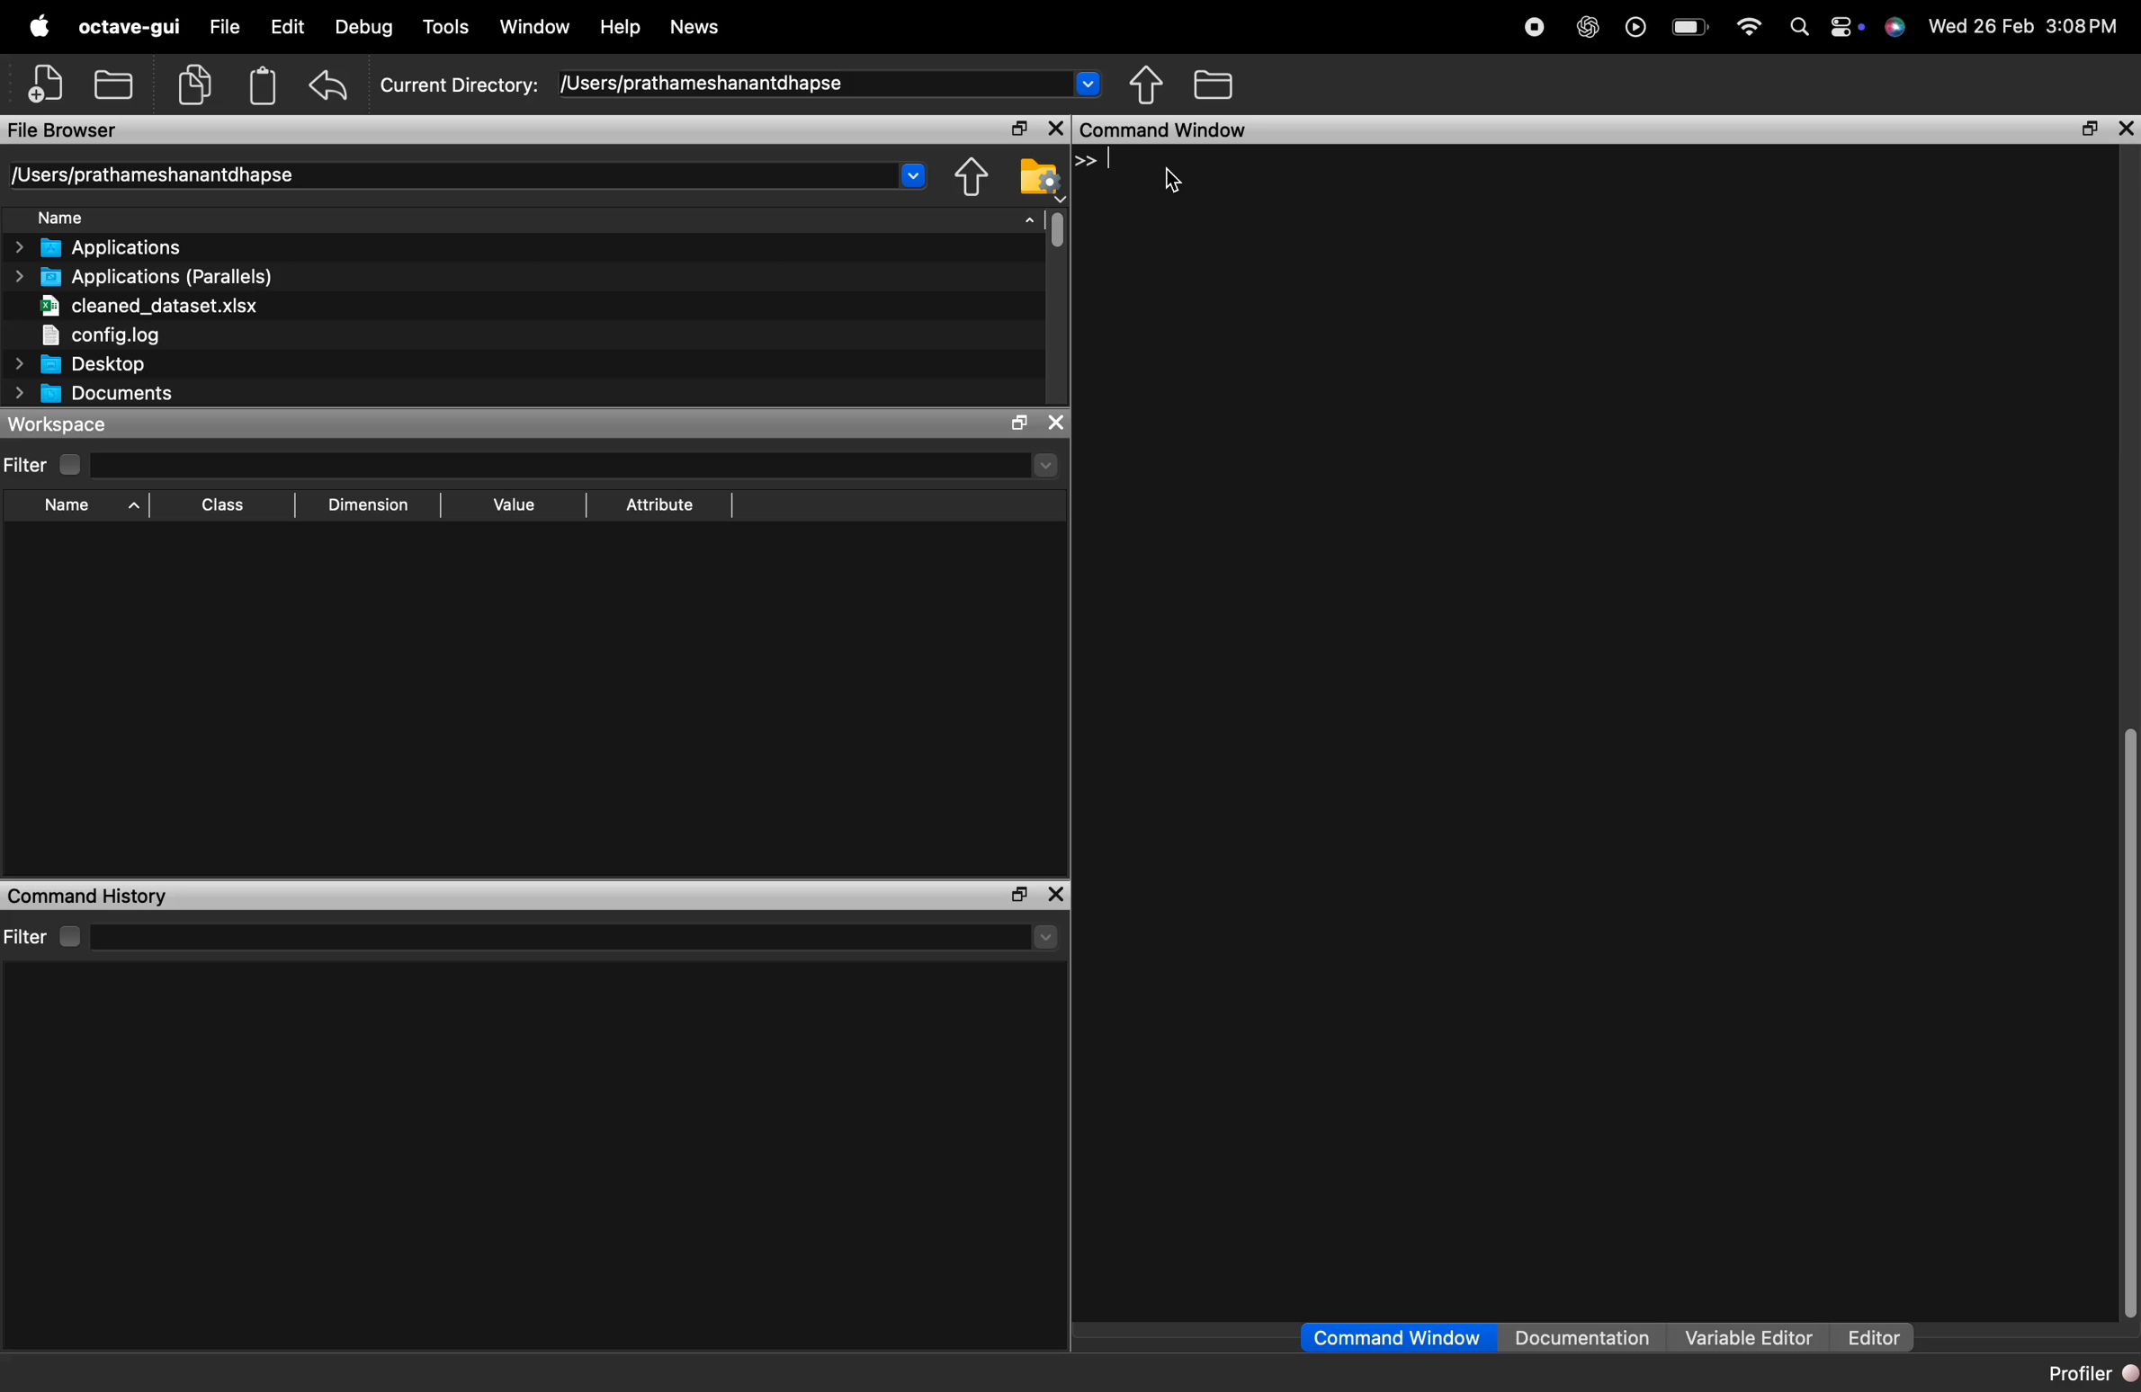 This screenshot has width=2141, height=1392. I want to click on Browse directories, so click(1144, 84).